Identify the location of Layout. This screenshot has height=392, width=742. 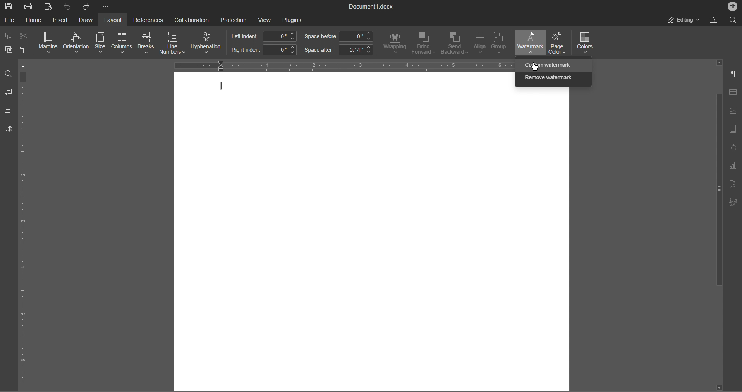
(115, 20).